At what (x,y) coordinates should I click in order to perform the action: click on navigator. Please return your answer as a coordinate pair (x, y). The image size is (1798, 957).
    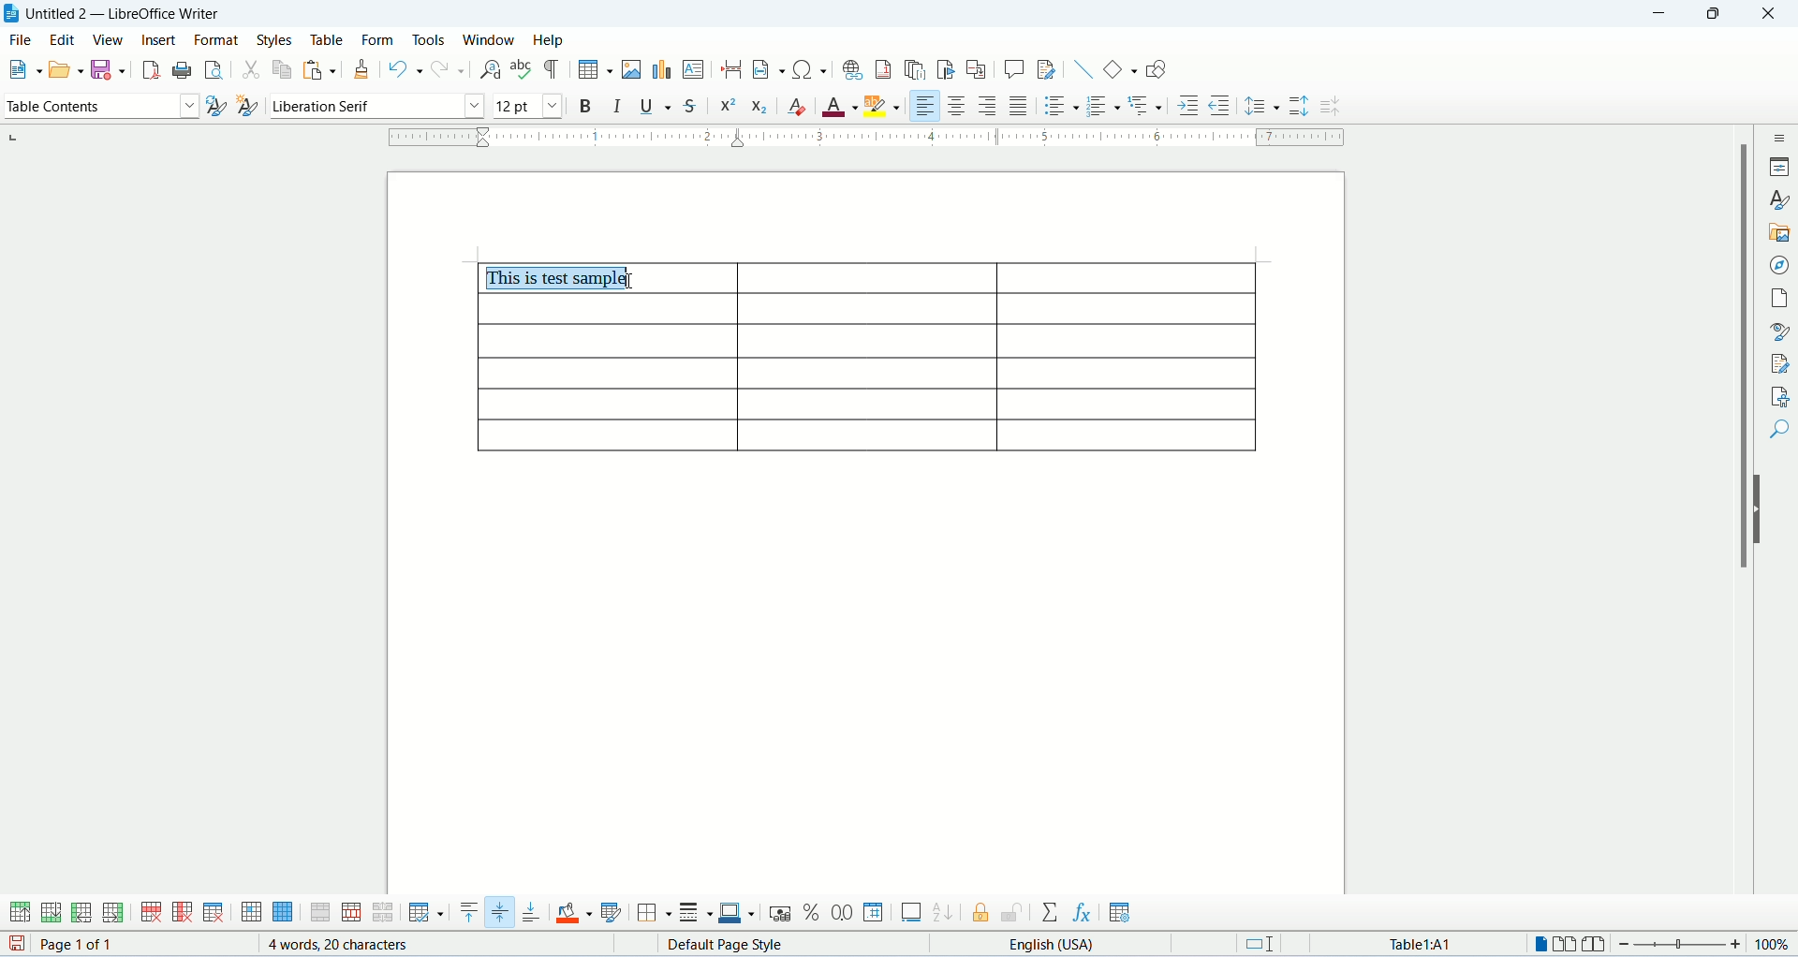
    Looking at the image, I should click on (1780, 263).